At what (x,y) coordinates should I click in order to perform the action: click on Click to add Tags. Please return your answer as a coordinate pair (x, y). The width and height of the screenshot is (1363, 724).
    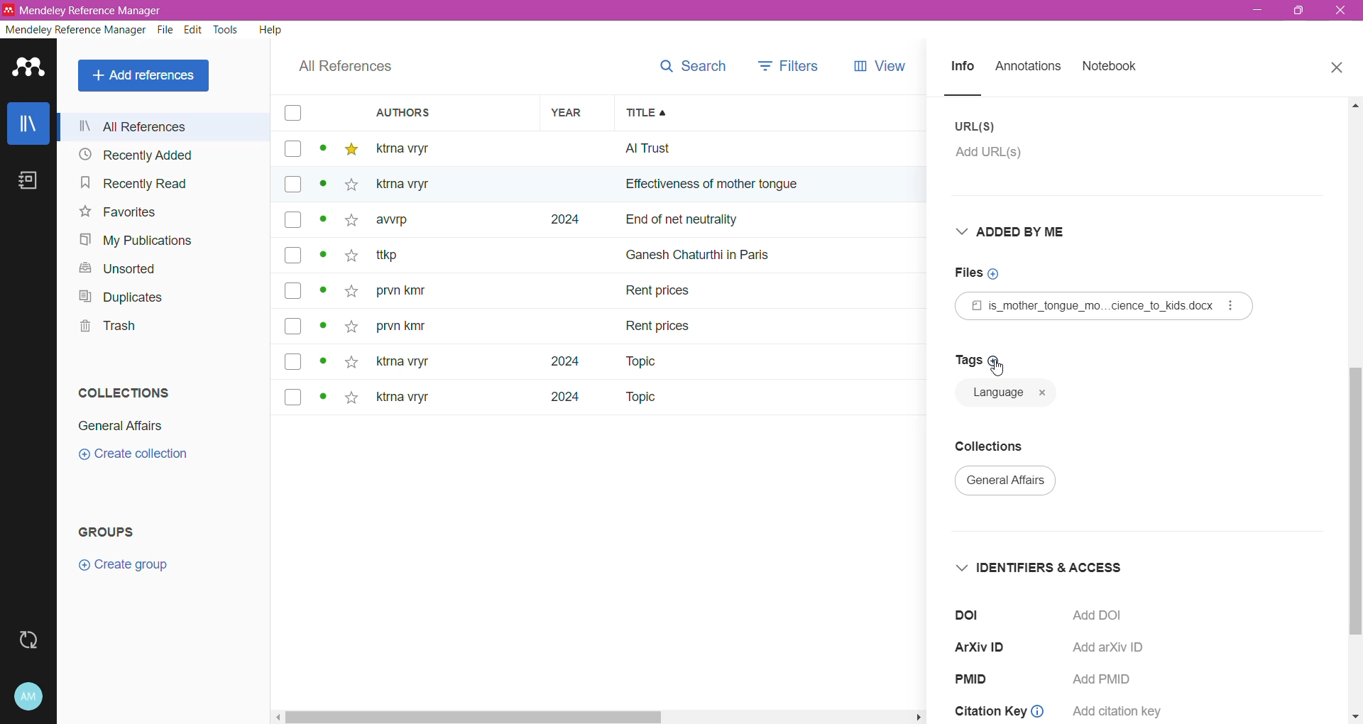
    Looking at the image, I should click on (974, 360).